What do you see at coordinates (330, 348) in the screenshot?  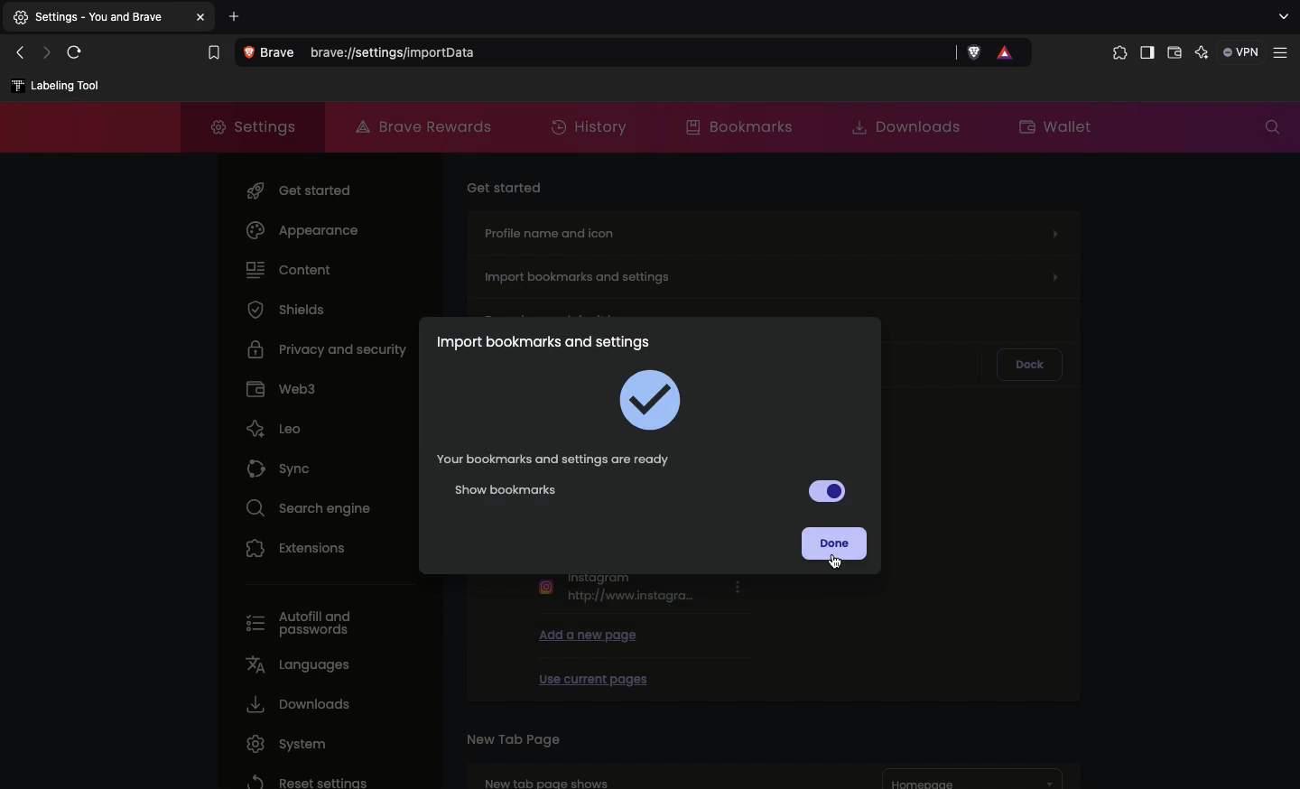 I see `Privacy and security` at bounding box center [330, 348].